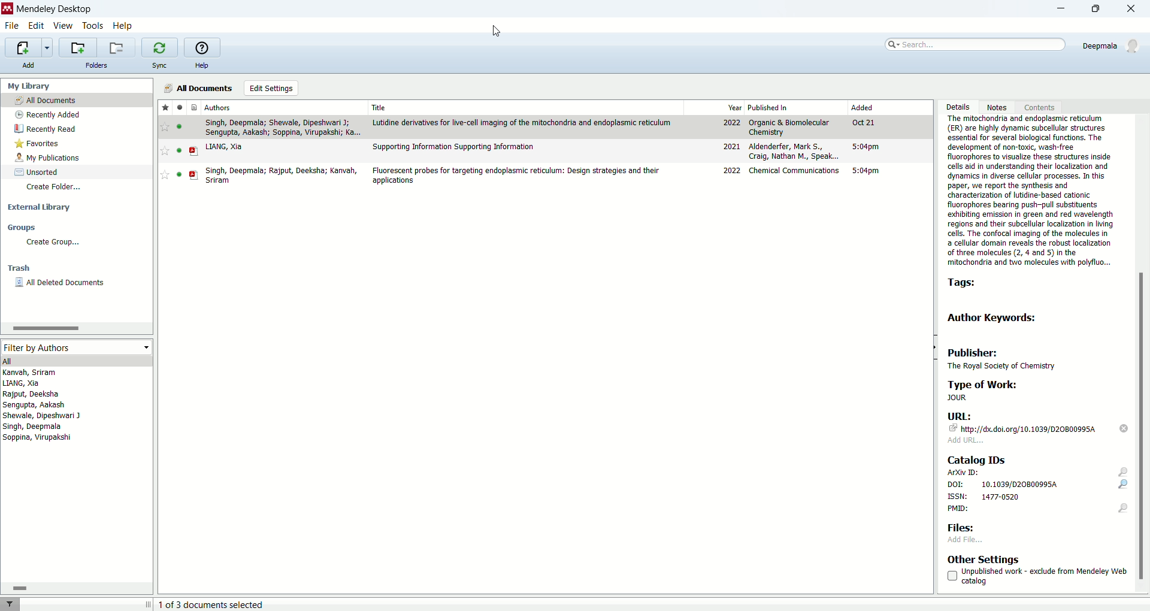  I want to click on Files: add file, so click(968, 533).